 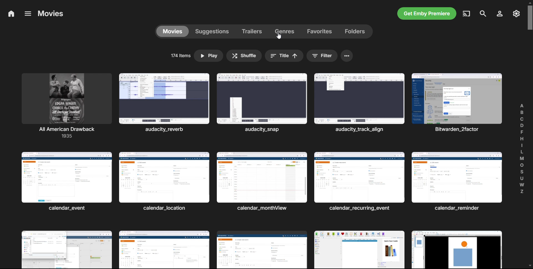 What do you see at coordinates (499, 14) in the screenshot?
I see `account` at bounding box center [499, 14].